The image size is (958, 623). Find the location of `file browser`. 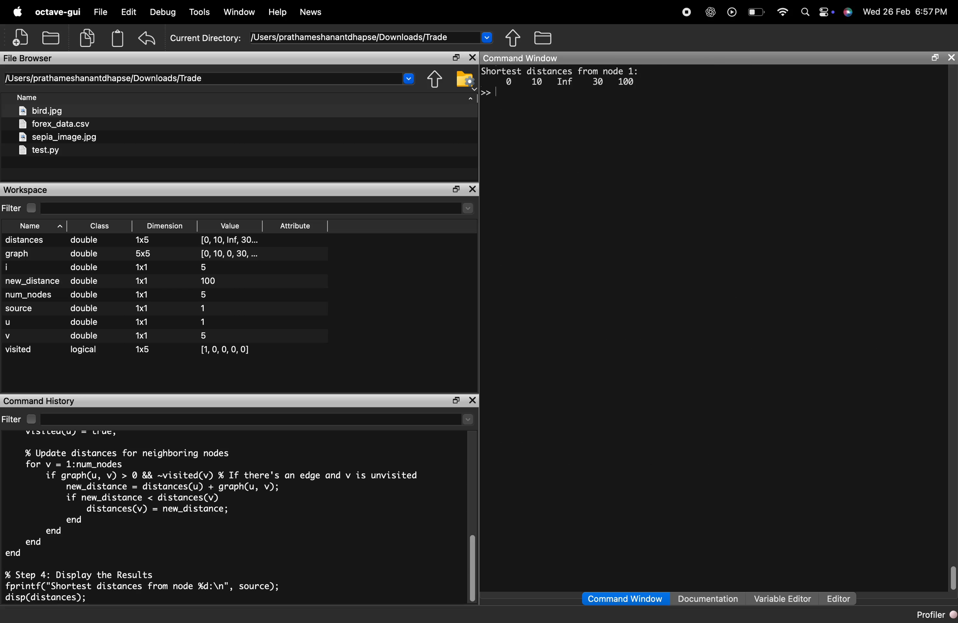

file browser is located at coordinates (30, 58).